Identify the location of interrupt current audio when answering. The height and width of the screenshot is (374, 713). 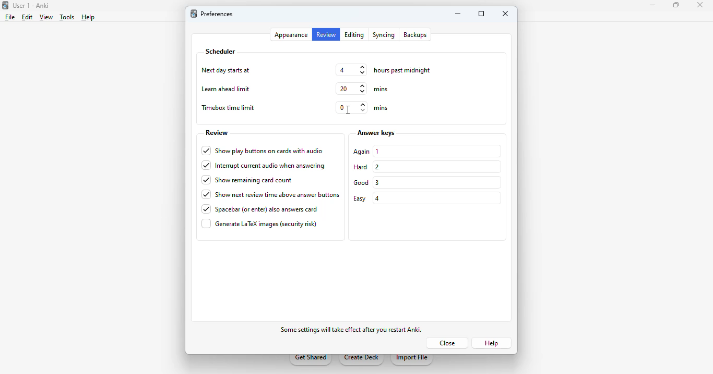
(264, 165).